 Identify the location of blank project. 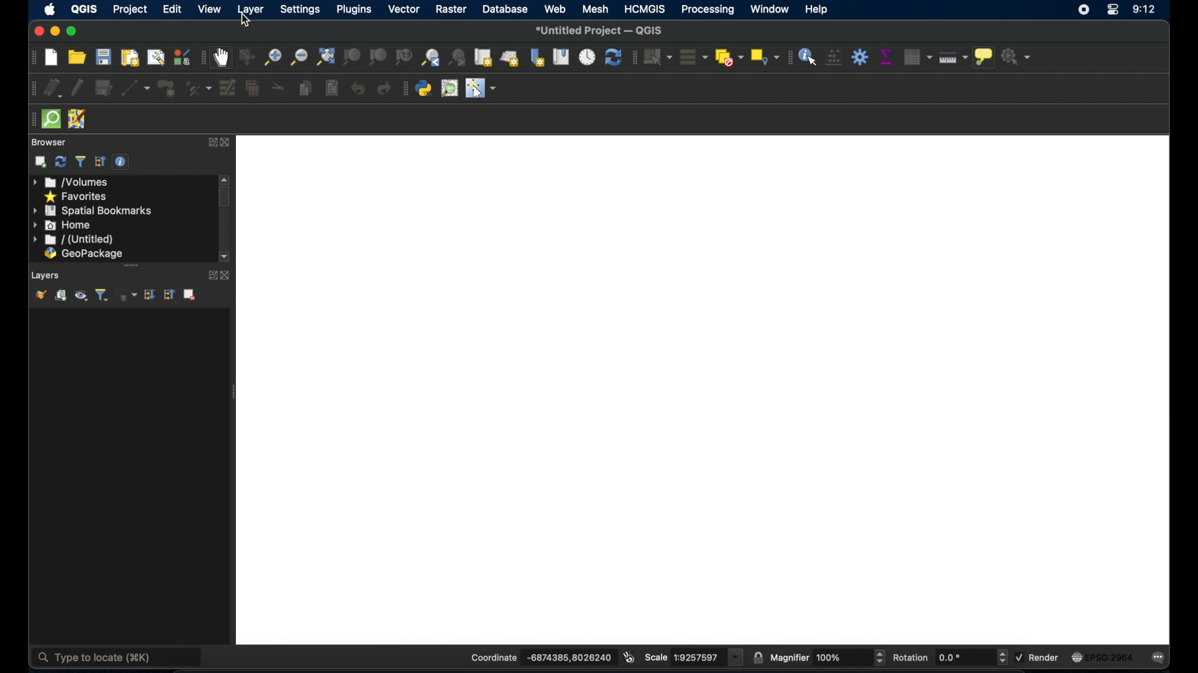
(707, 389).